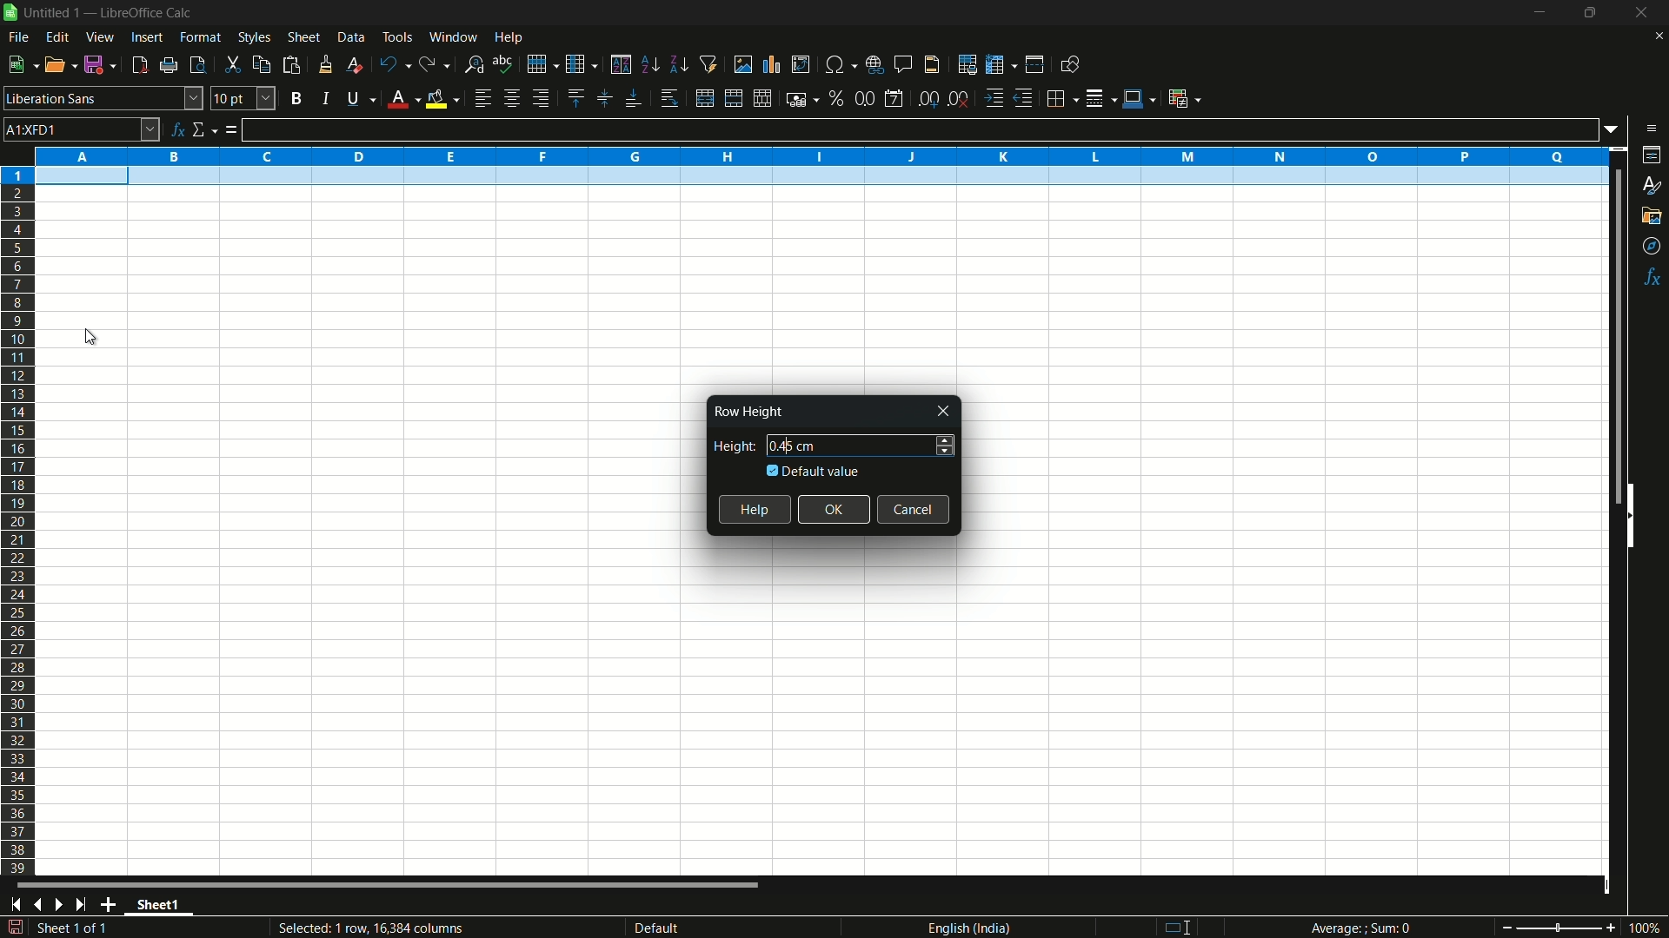 This screenshot has width=1669, height=938. I want to click on merge and center or unmerge depending on the current toggle state, so click(703, 99).